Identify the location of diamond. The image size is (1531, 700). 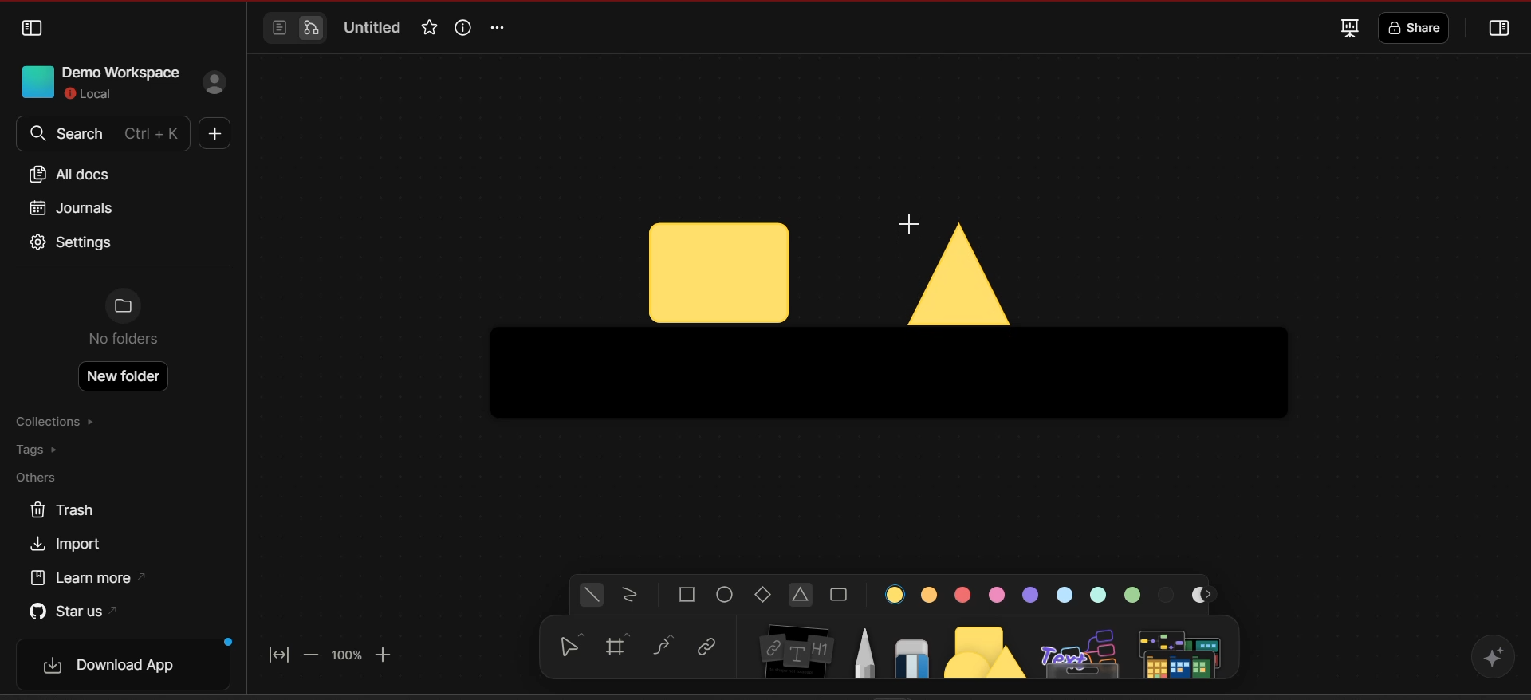
(765, 596).